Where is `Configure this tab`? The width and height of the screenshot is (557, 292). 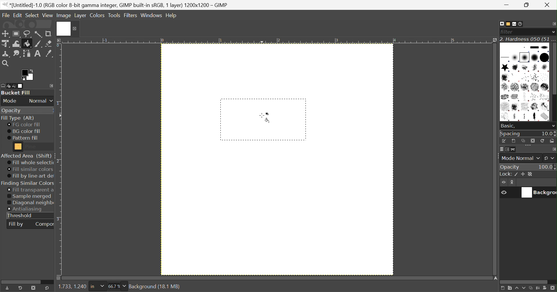
Configure this tab is located at coordinates (51, 86).